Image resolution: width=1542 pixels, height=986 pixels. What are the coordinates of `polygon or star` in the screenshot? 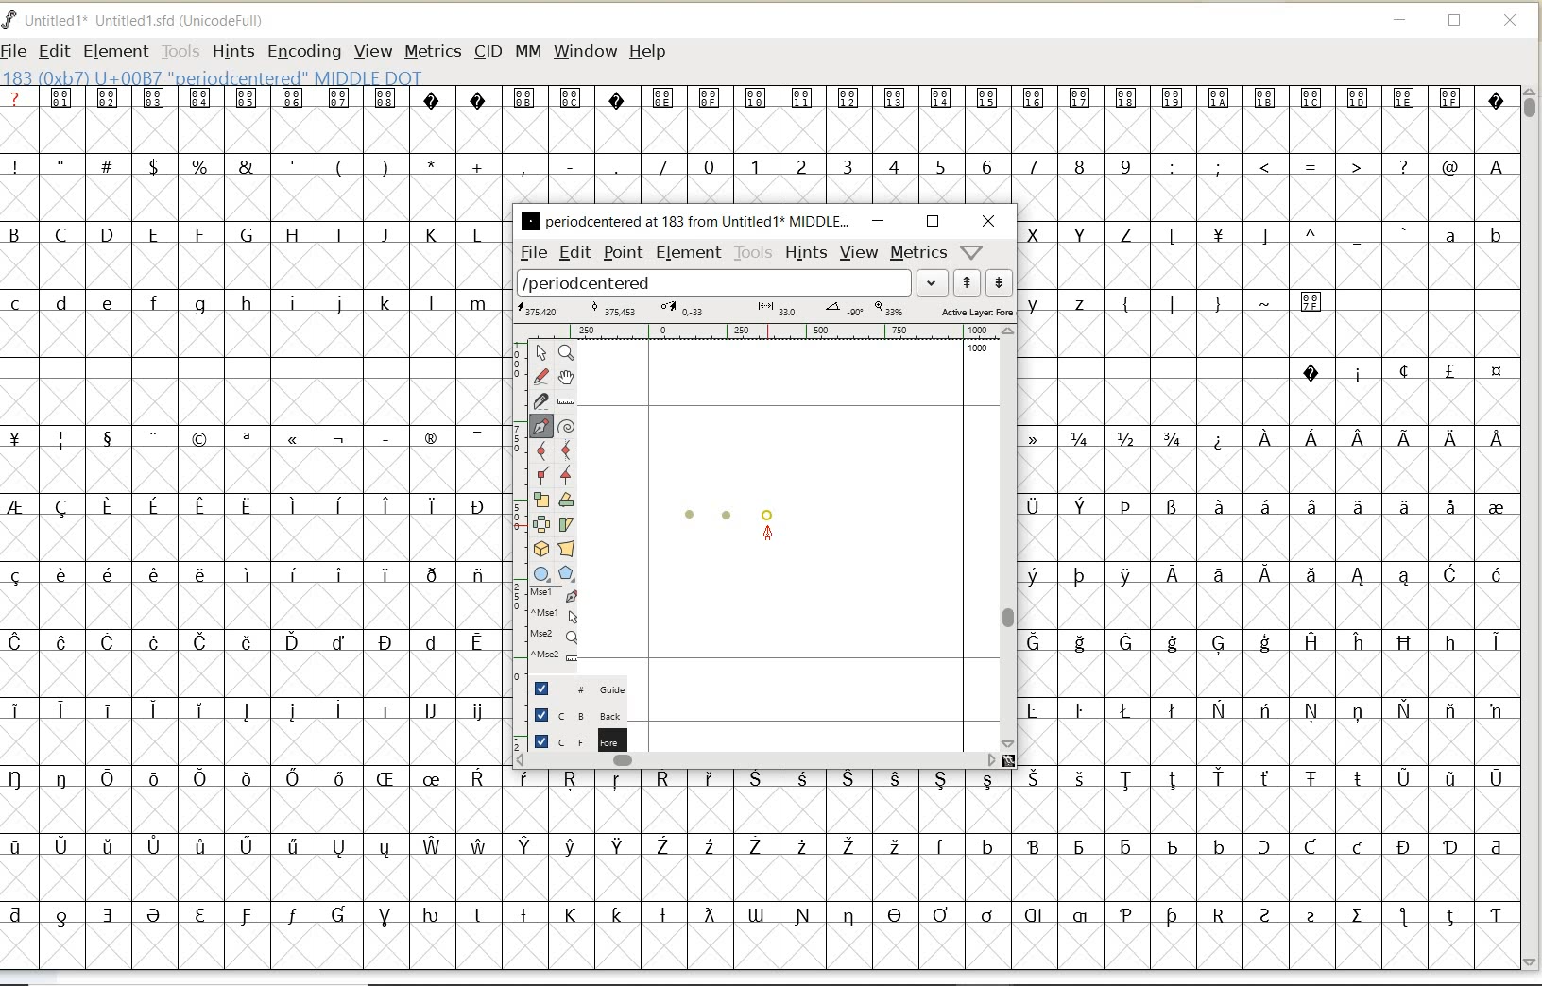 It's located at (569, 574).